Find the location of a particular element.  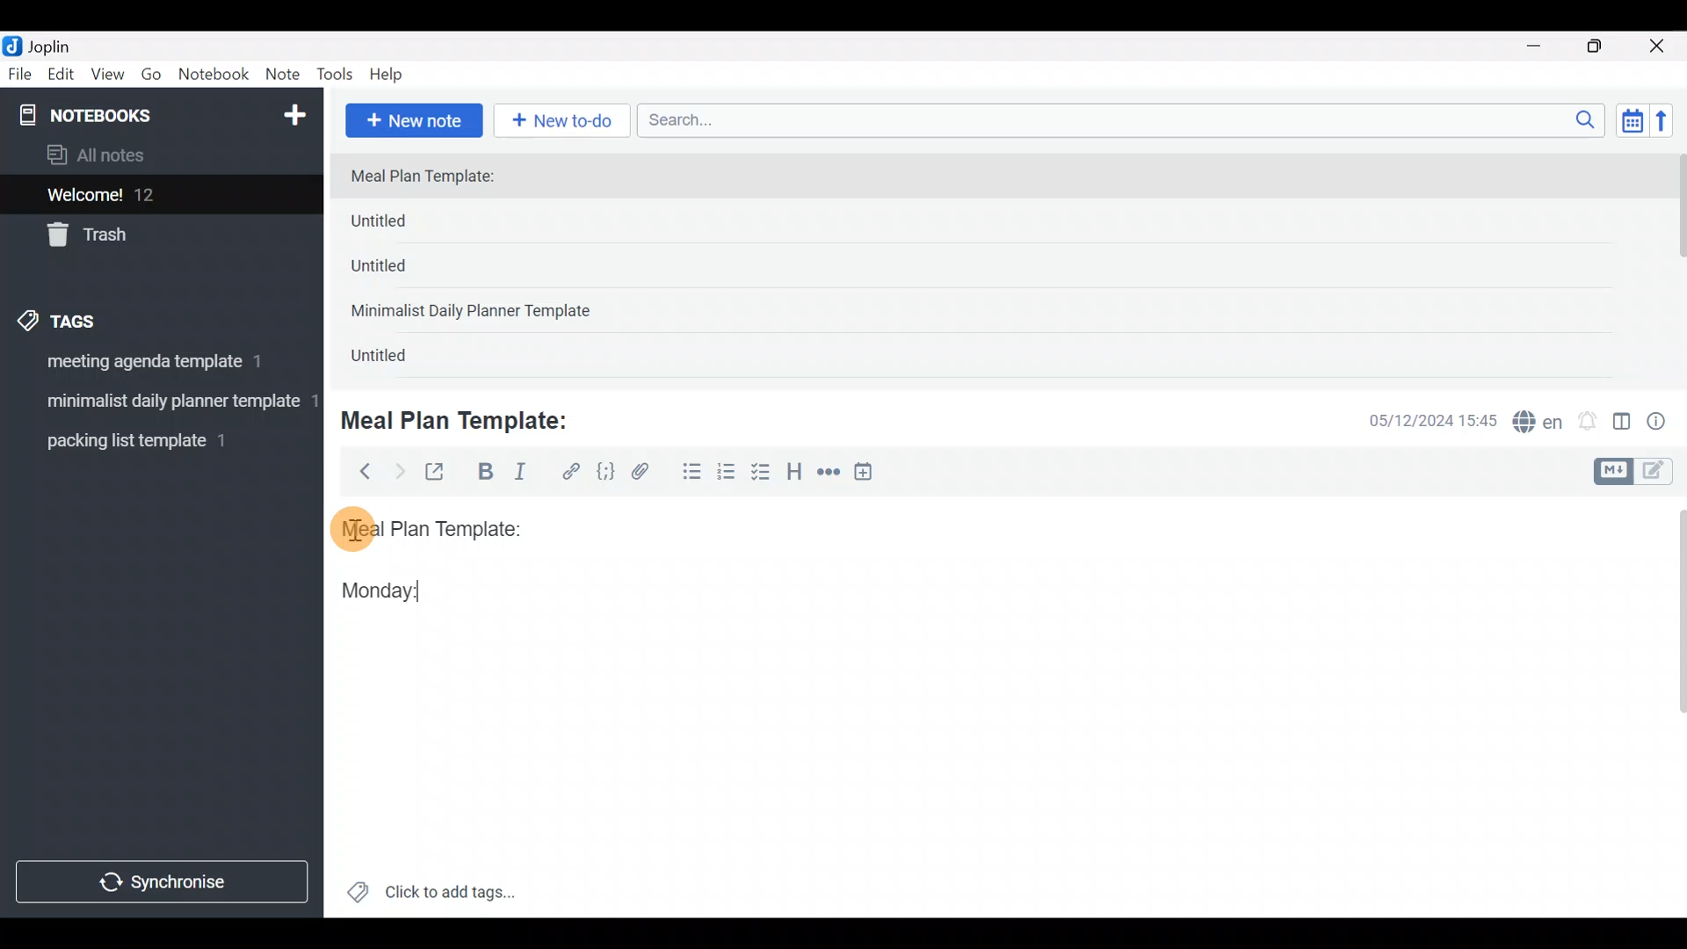

Numbered list is located at coordinates (727, 475).